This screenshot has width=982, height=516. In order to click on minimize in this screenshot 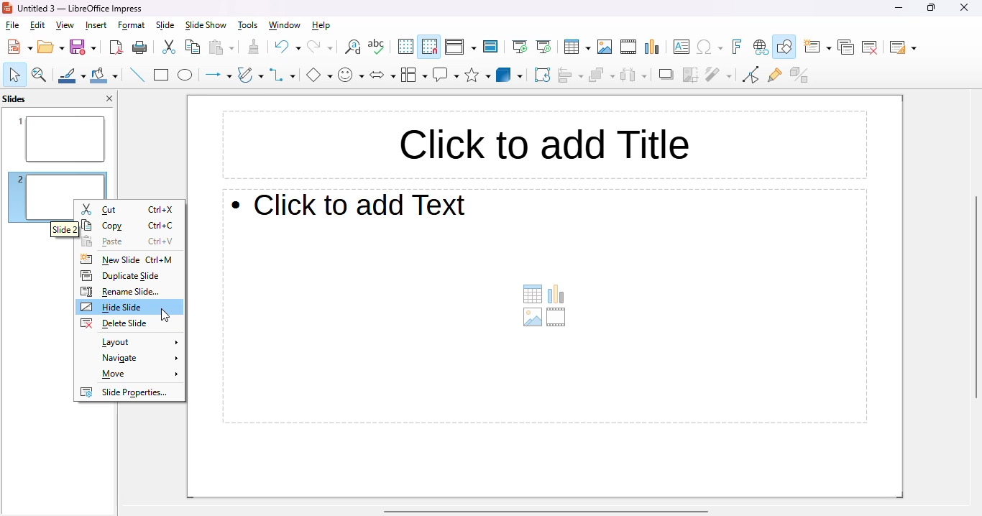, I will do `click(899, 7)`.